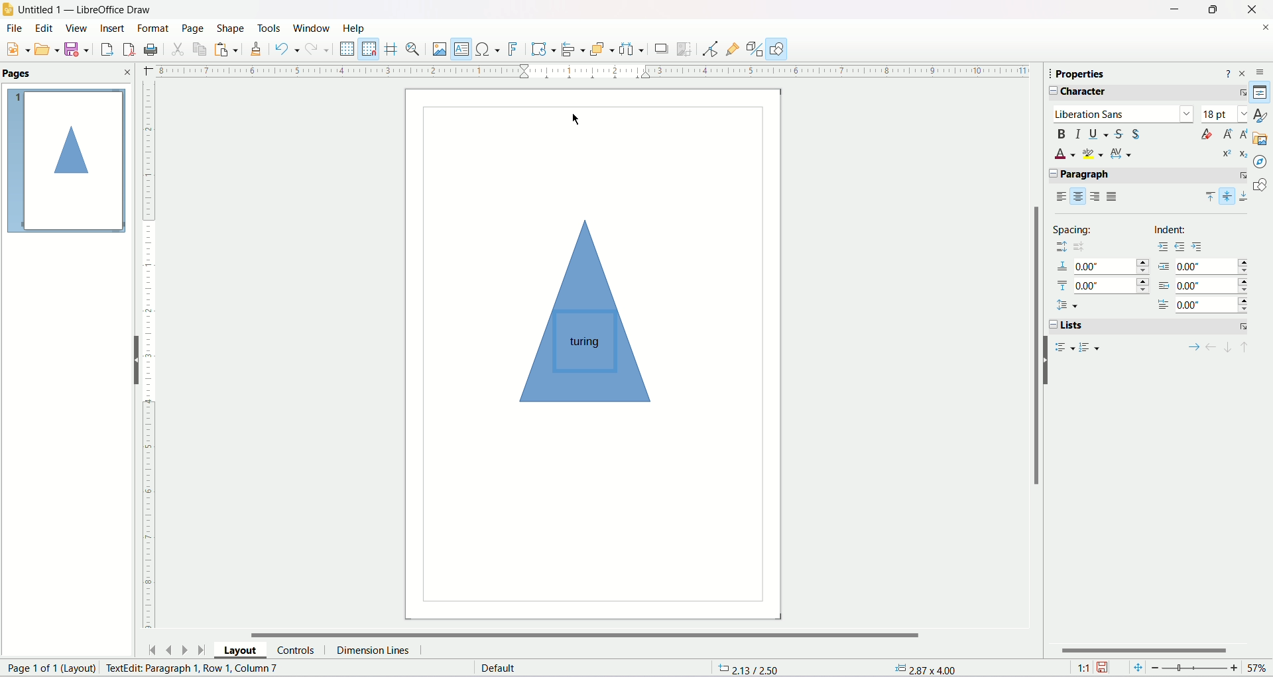 This screenshot has width=1273, height=677. Describe the element at coordinates (591, 635) in the screenshot. I see `Horizontal Scrollbar` at that location.